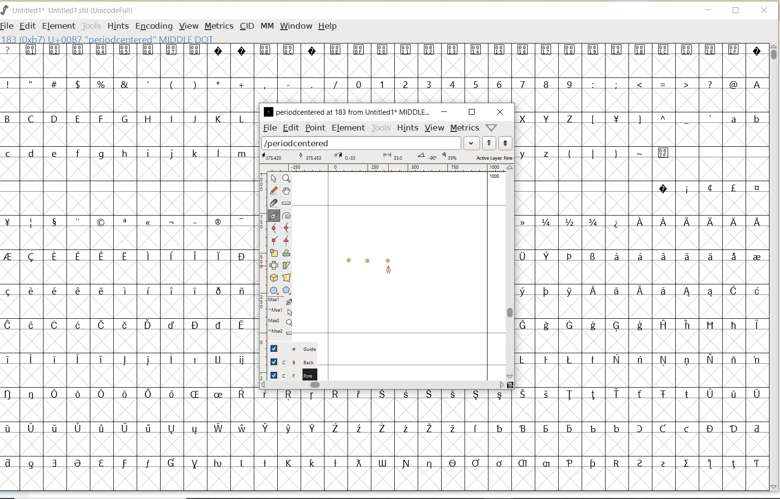 The width and height of the screenshot is (780, 499). I want to click on minimize, so click(444, 112).